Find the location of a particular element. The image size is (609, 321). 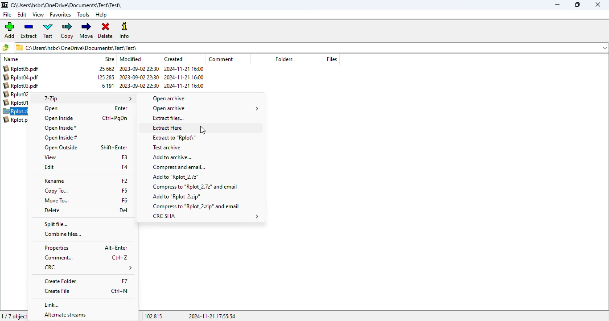

test is located at coordinates (48, 30).